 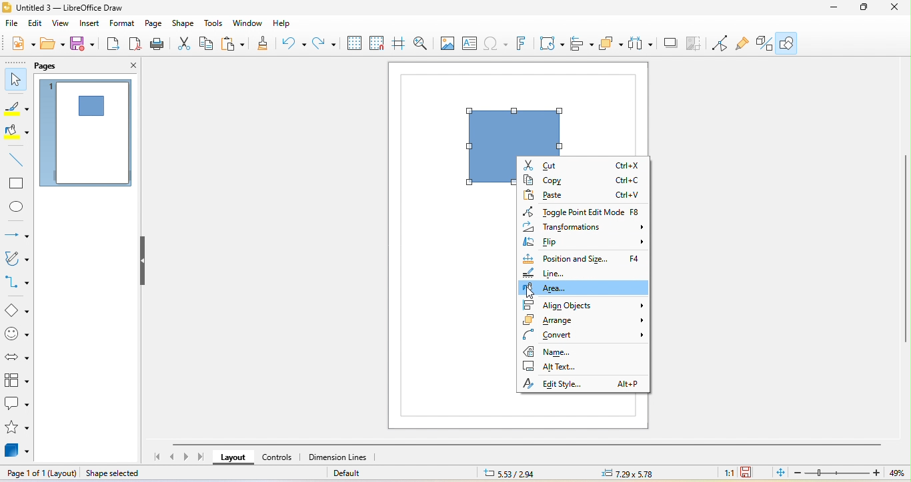 What do you see at coordinates (125, 67) in the screenshot?
I see `close` at bounding box center [125, 67].